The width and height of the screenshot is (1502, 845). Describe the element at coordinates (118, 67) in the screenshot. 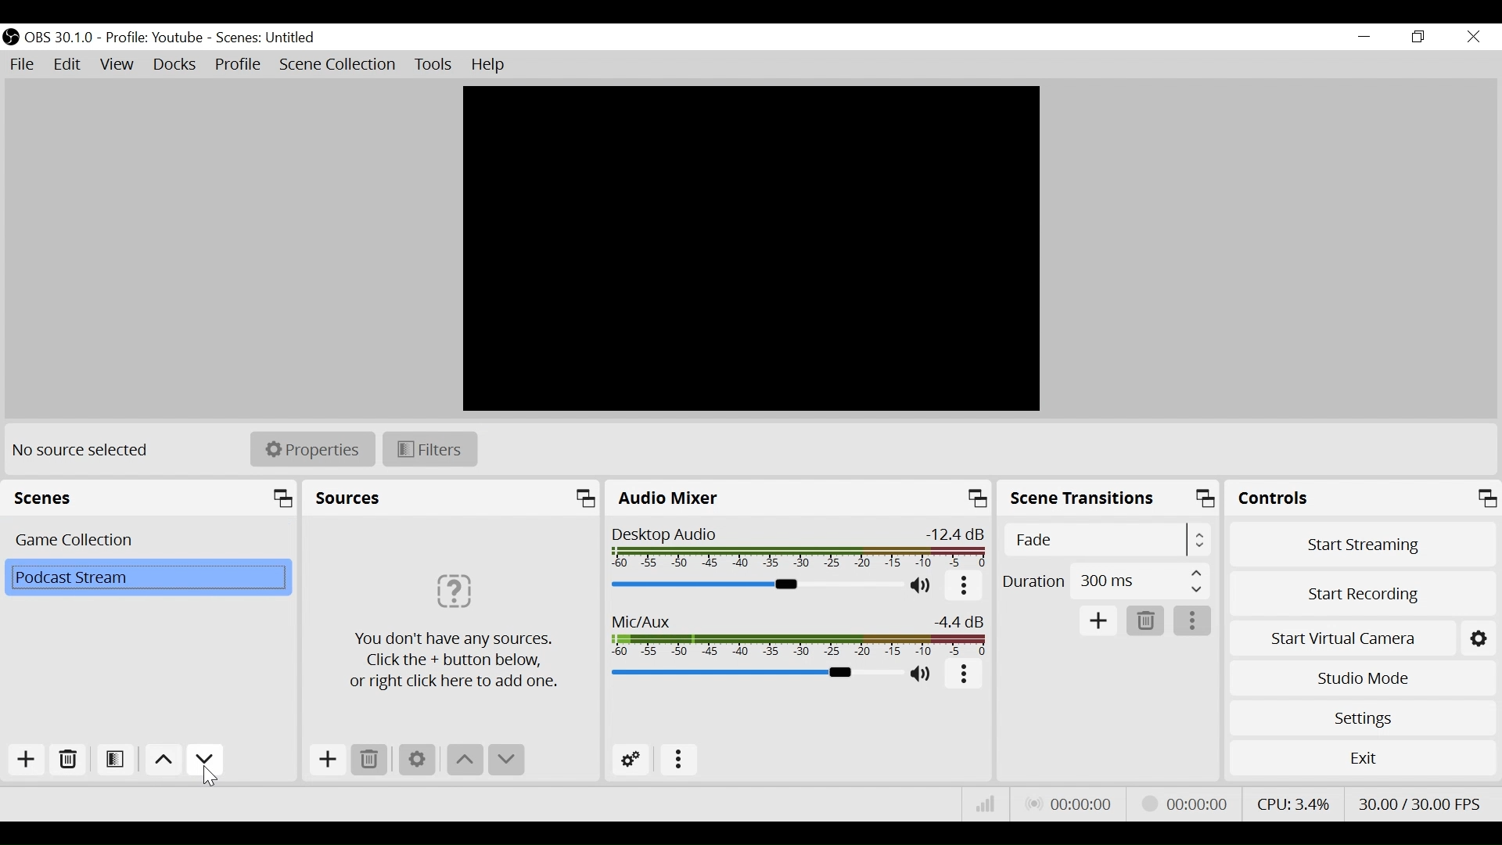

I see `View` at that location.